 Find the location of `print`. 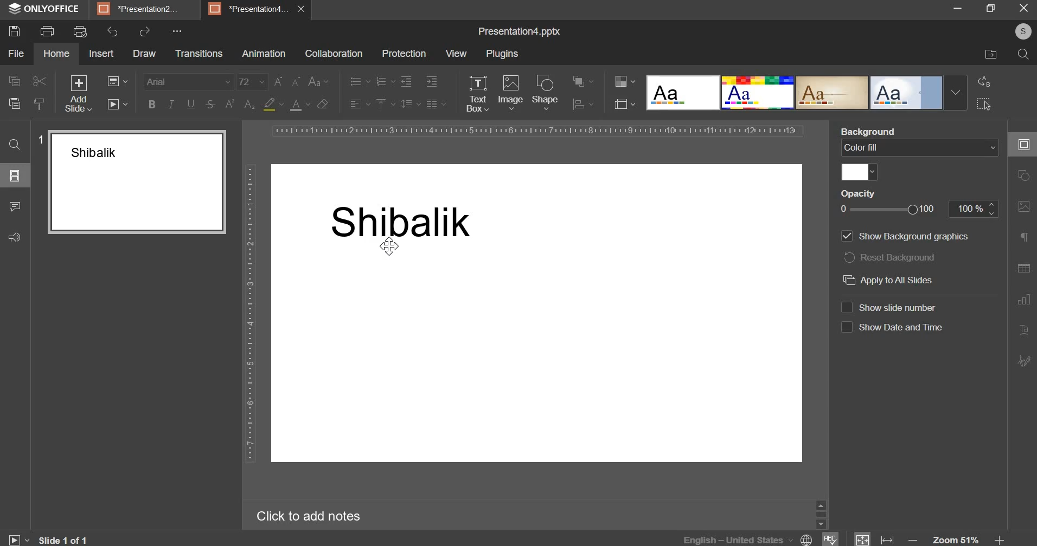

print is located at coordinates (47, 30).